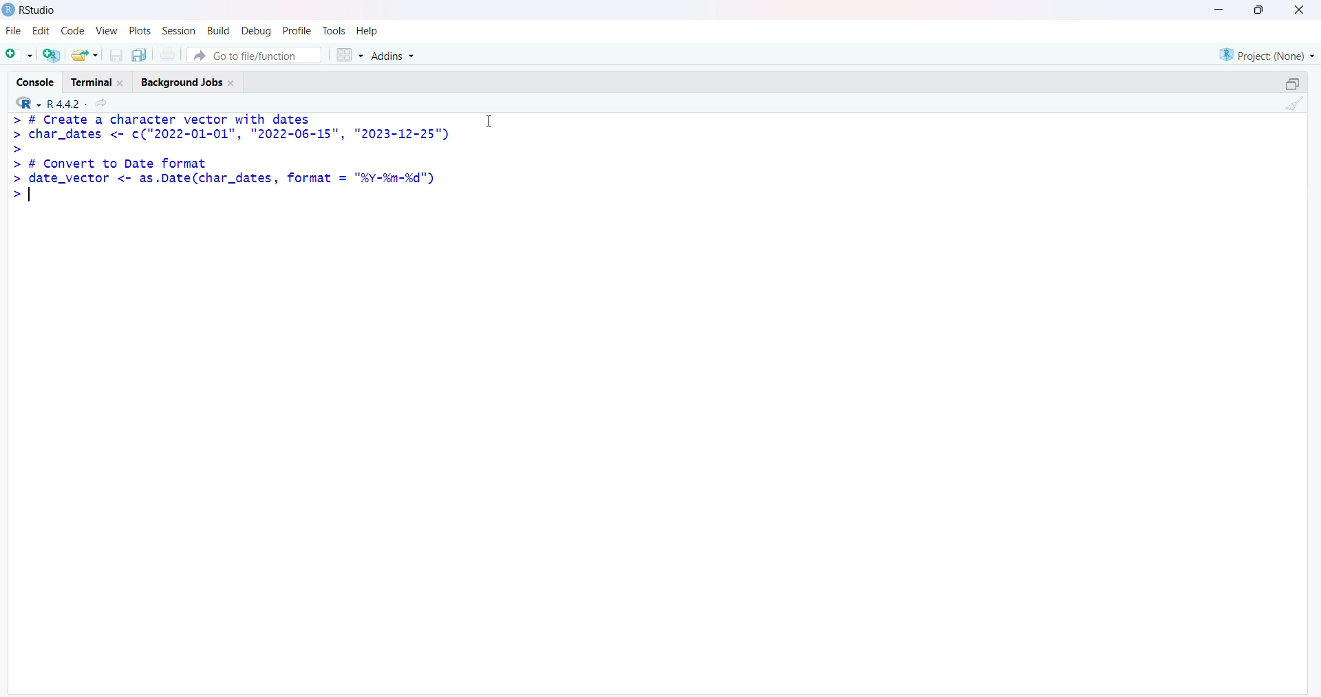  What do you see at coordinates (41, 34) in the screenshot?
I see `Edit` at bounding box center [41, 34].